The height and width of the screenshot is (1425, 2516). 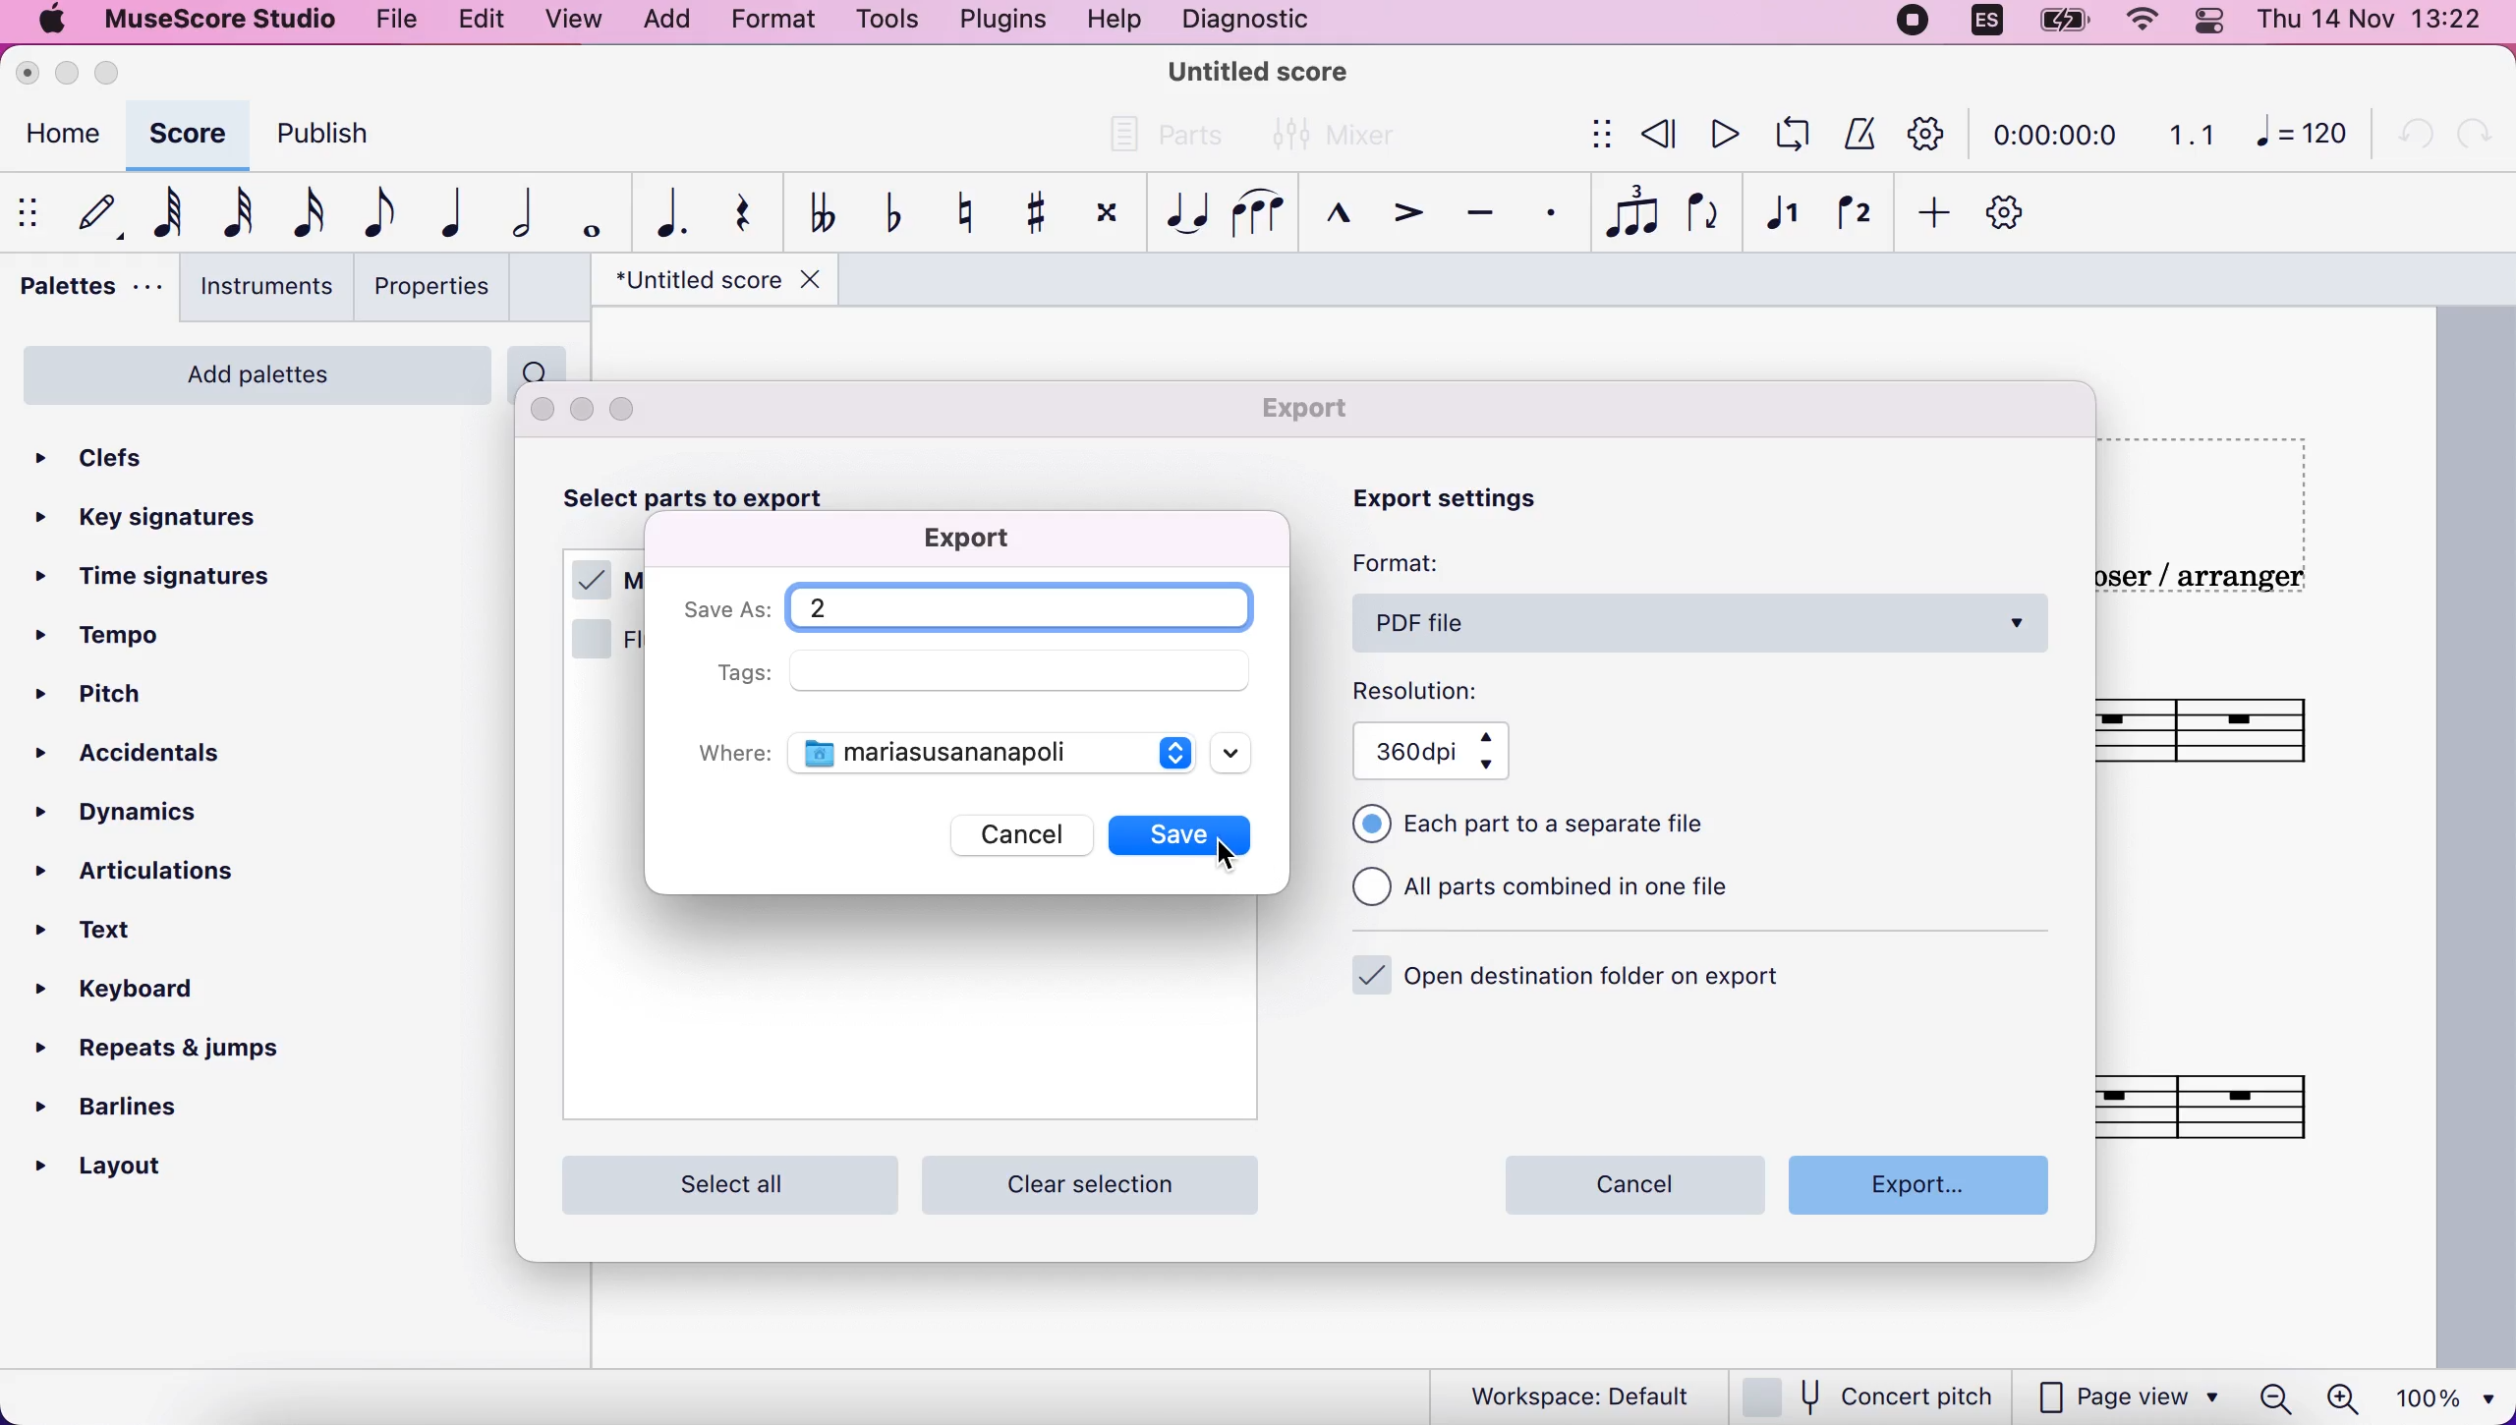 What do you see at coordinates (1255, 215) in the screenshot?
I see `slur` at bounding box center [1255, 215].